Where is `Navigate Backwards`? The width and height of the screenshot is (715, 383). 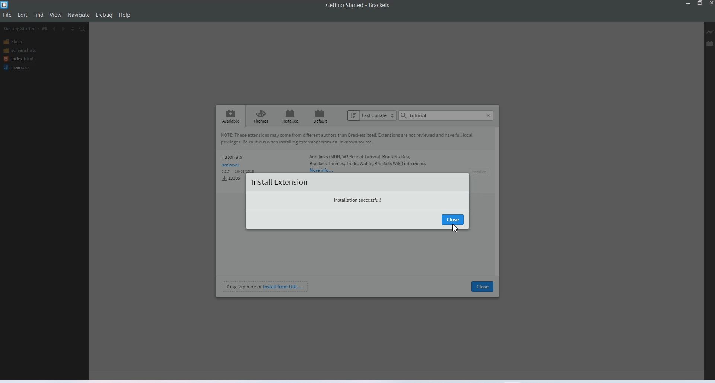
Navigate Backwards is located at coordinates (55, 29).